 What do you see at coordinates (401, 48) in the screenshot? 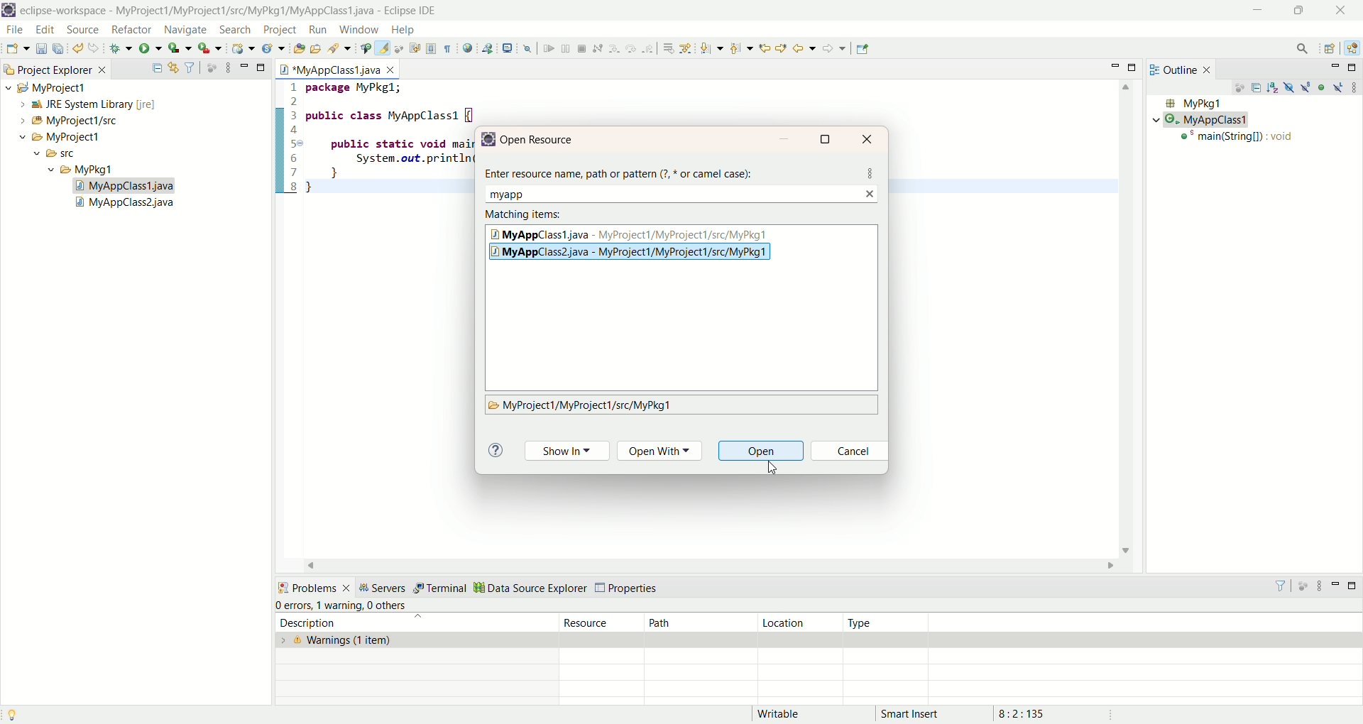
I see `automatically fold uninteresting elements` at bounding box center [401, 48].